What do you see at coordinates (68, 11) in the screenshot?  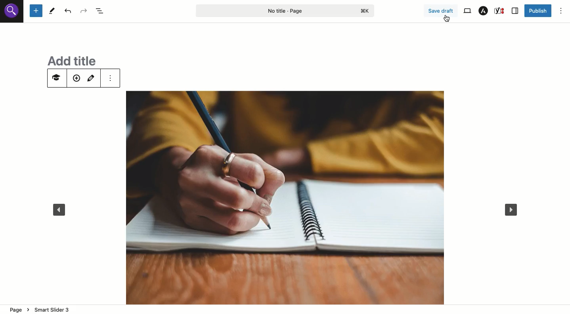 I see `Undo` at bounding box center [68, 11].